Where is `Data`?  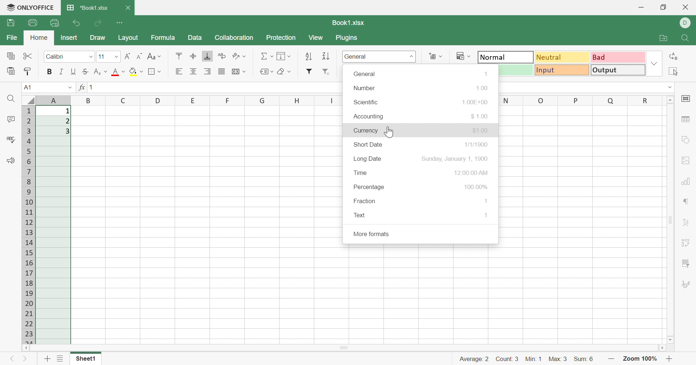 Data is located at coordinates (195, 38).